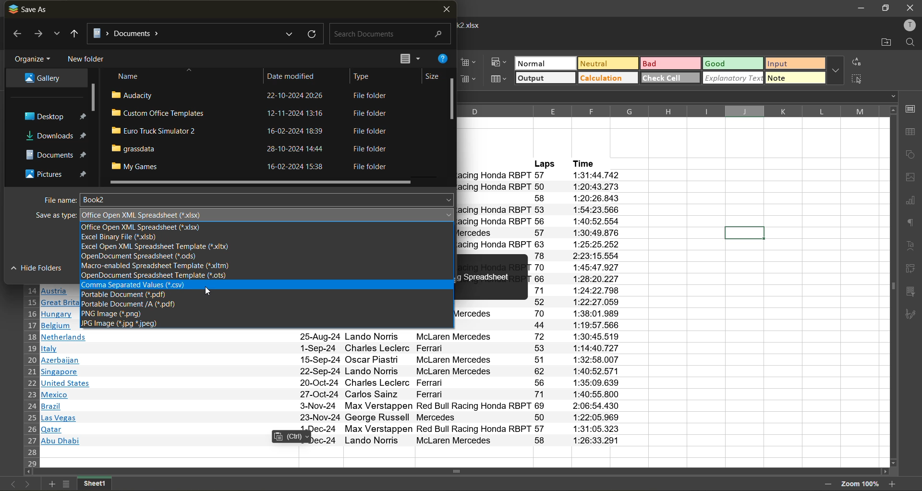 The image size is (922, 491). Describe the element at coordinates (165, 276) in the screenshot. I see `ots` at that location.